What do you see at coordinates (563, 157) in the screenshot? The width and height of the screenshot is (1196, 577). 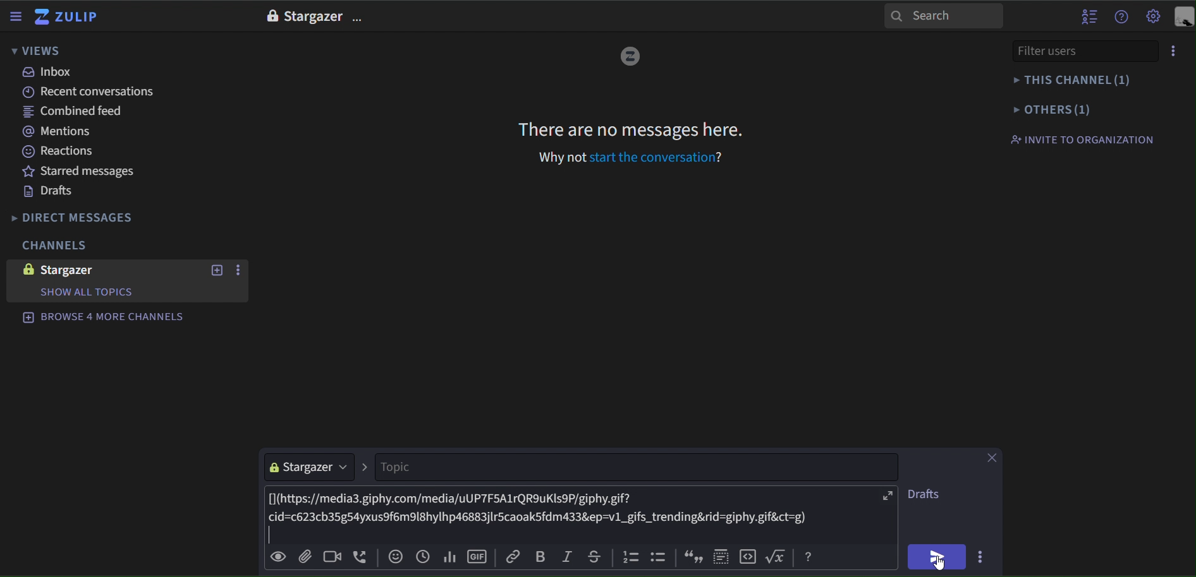 I see `why not` at bounding box center [563, 157].